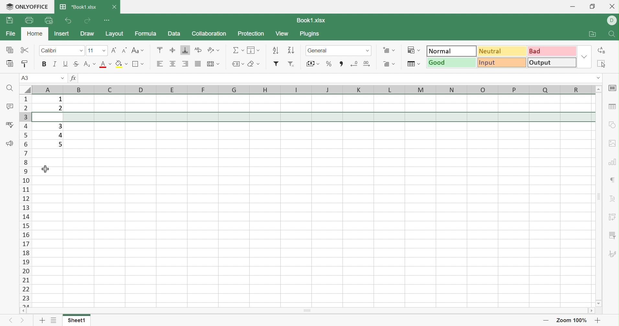  I want to click on Scroll Down, so click(599, 304).